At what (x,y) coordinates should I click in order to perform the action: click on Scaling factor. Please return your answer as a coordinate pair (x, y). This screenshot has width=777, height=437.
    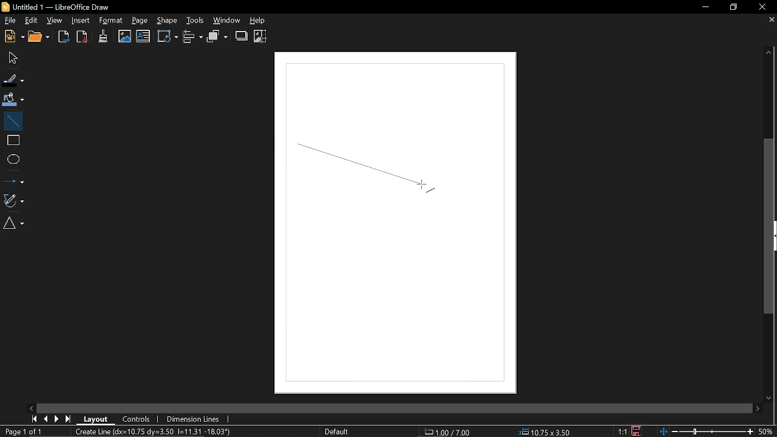
    Looking at the image, I should click on (622, 432).